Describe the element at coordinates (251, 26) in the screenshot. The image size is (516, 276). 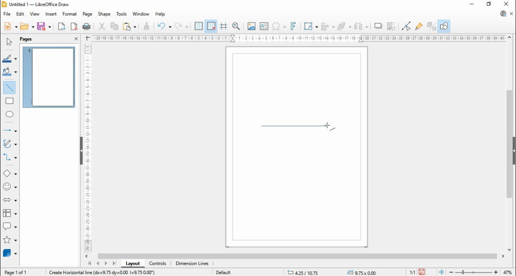
I see `insert image` at that location.